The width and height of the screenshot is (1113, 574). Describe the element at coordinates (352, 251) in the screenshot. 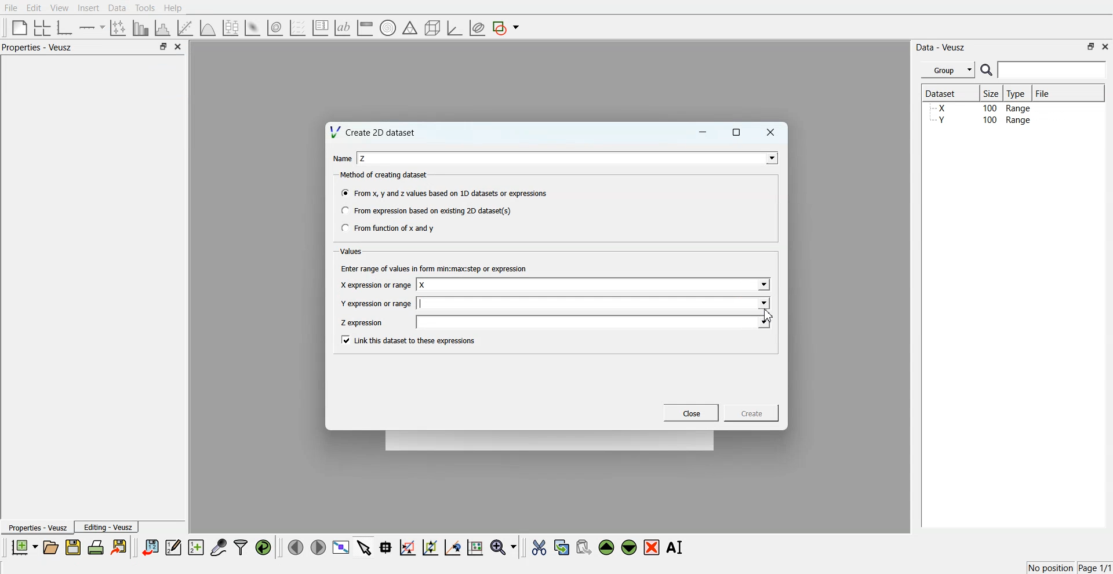

I see `Value` at that location.